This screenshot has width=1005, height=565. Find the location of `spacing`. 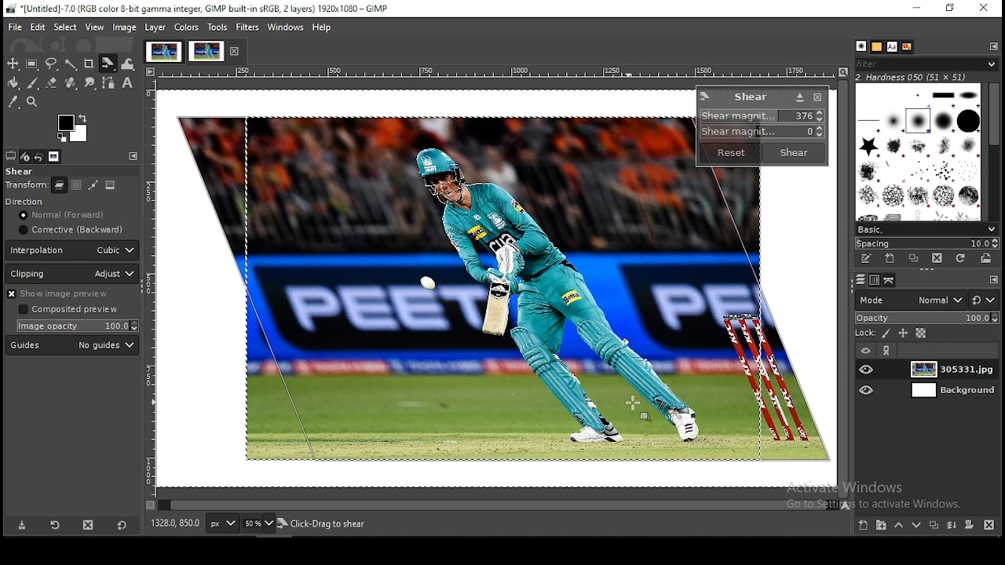

spacing is located at coordinates (930, 243).